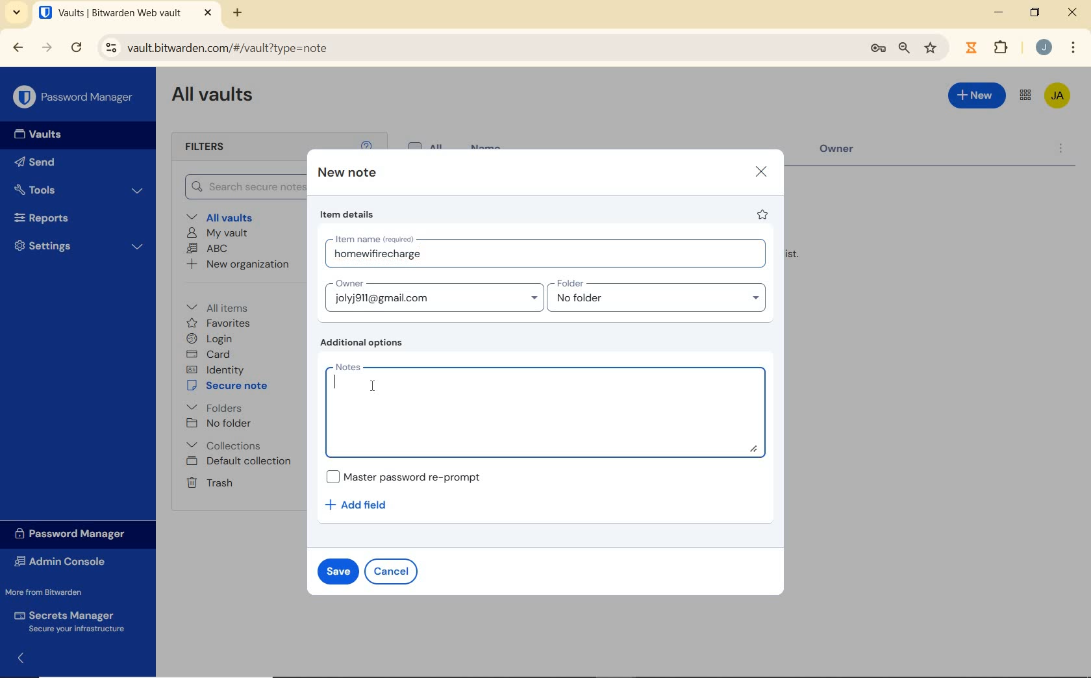 This screenshot has height=678, width=1091. I want to click on More Options, so click(1073, 46).